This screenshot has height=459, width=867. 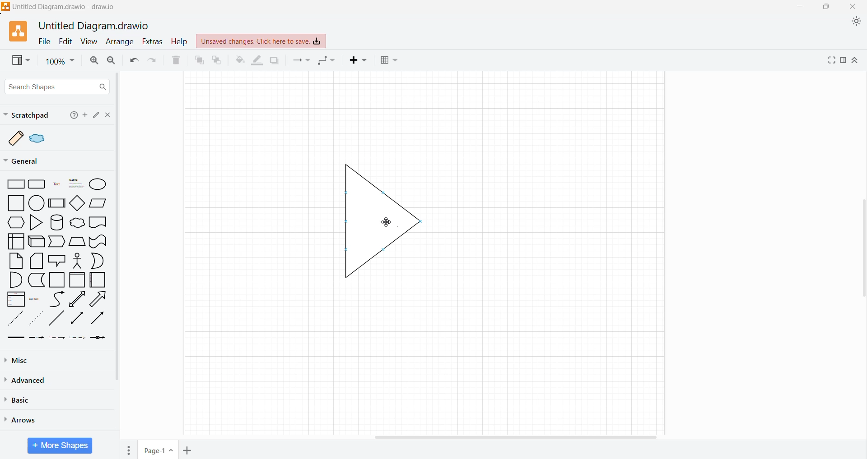 I want to click on Vertical Scroll Bar, so click(x=120, y=227).